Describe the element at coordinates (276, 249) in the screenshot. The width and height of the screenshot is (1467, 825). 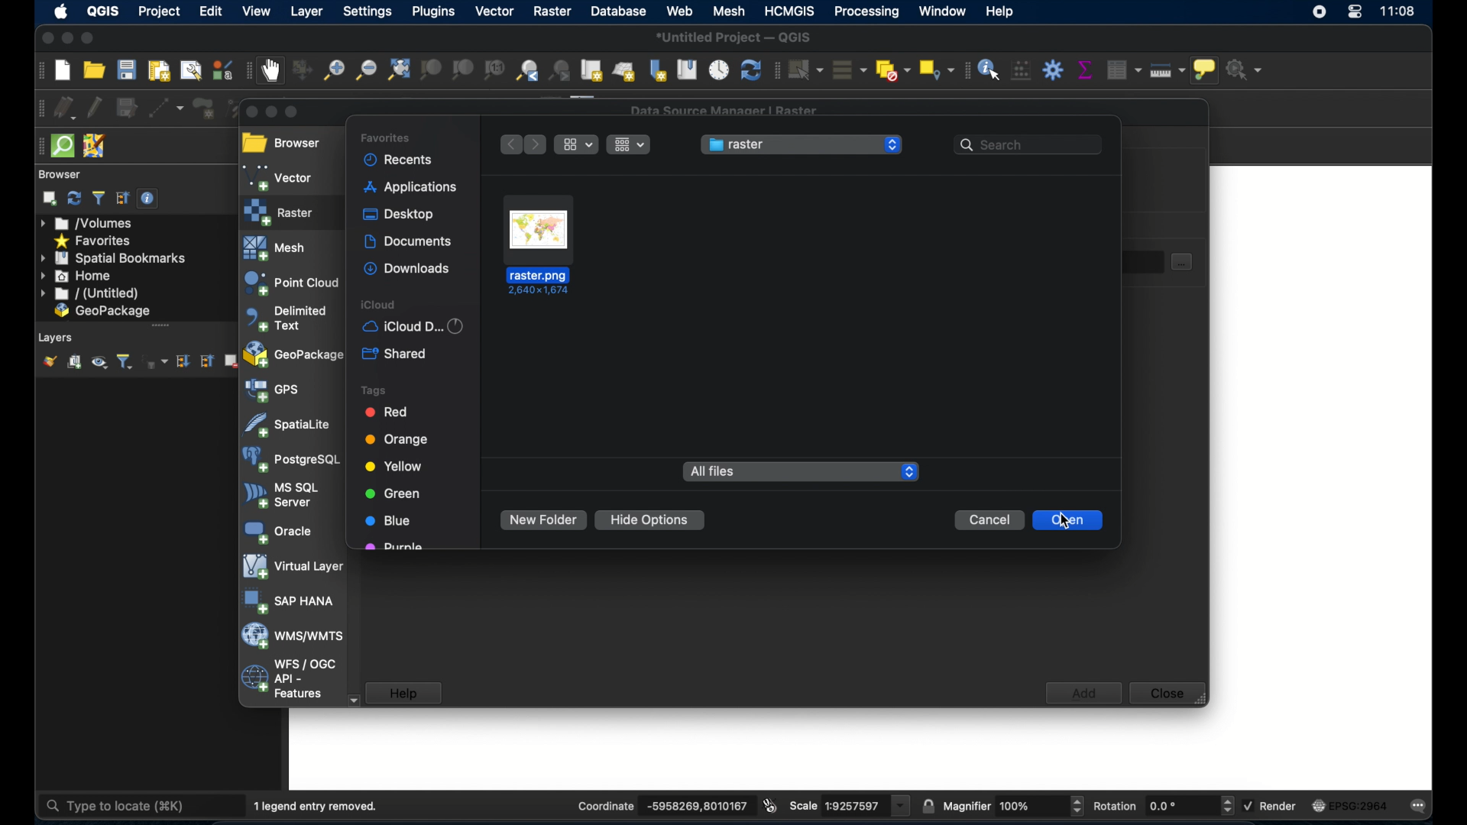
I see `mesh` at that location.